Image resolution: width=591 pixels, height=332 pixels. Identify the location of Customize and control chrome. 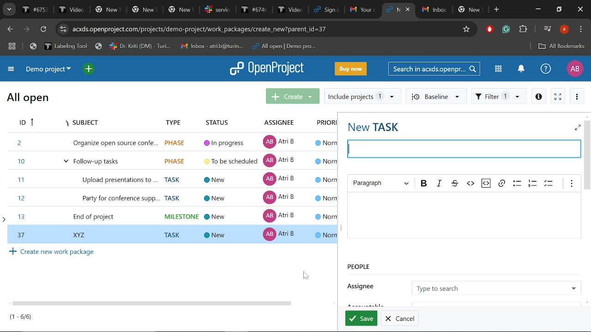
(581, 30).